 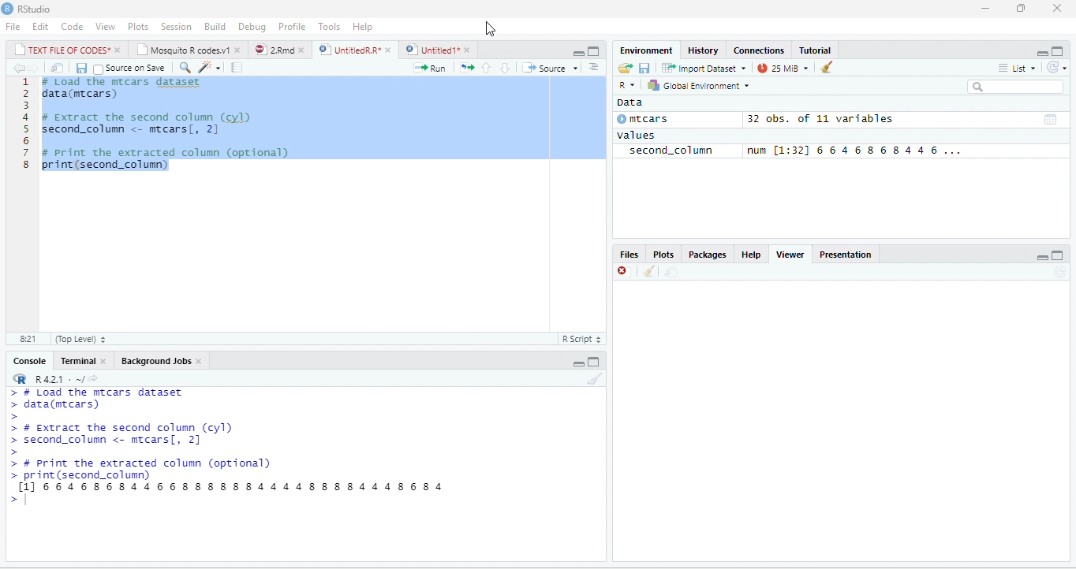 What do you see at coordinates (7, 9) in the screenshot?
I see `RStudio logo` at bounding box center [7, 9].